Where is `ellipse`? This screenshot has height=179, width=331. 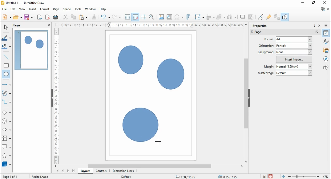 ellipse is located at coordinates (6, 74).